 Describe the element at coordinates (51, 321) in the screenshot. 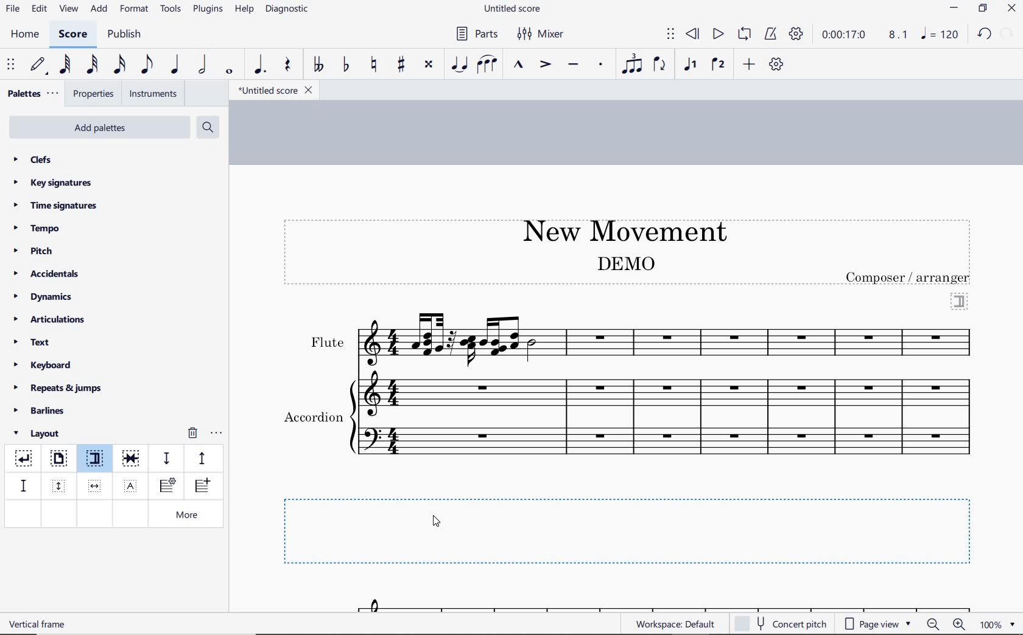

I see `articulations` at that location.